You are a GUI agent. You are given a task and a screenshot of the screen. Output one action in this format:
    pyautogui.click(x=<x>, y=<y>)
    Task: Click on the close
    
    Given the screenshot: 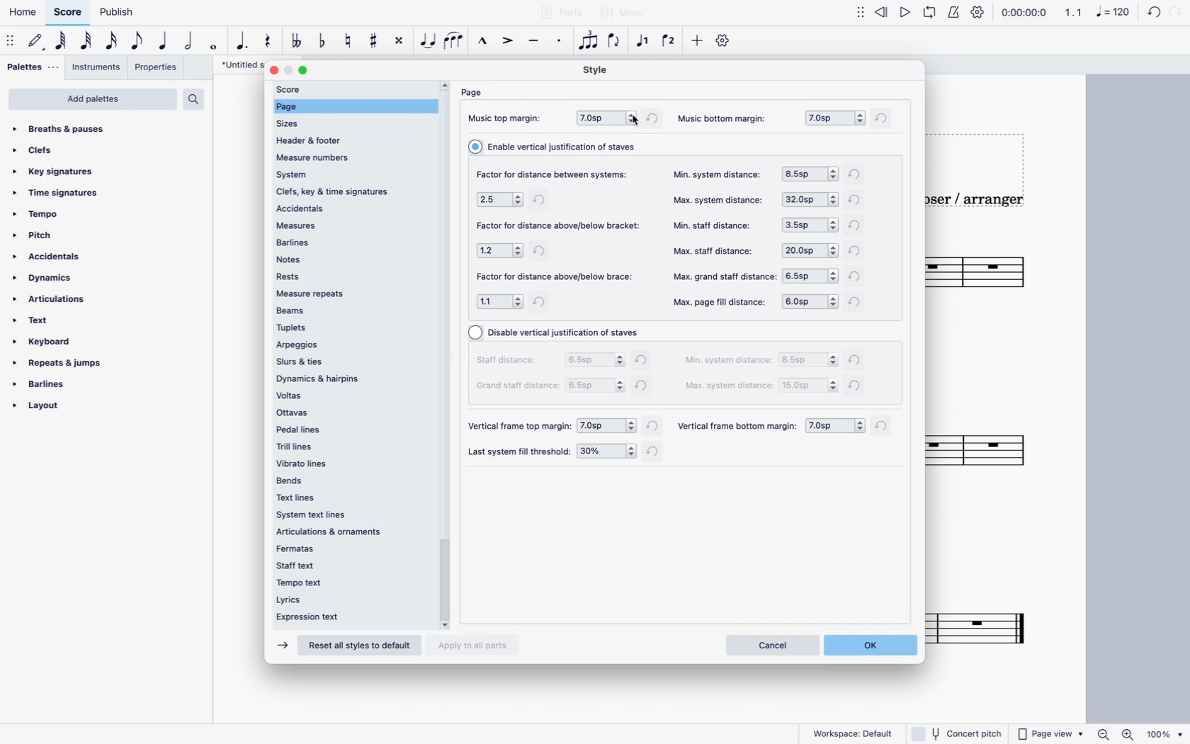 What is the action you would take?
    pyautogui.click(x=273, y=69)
    